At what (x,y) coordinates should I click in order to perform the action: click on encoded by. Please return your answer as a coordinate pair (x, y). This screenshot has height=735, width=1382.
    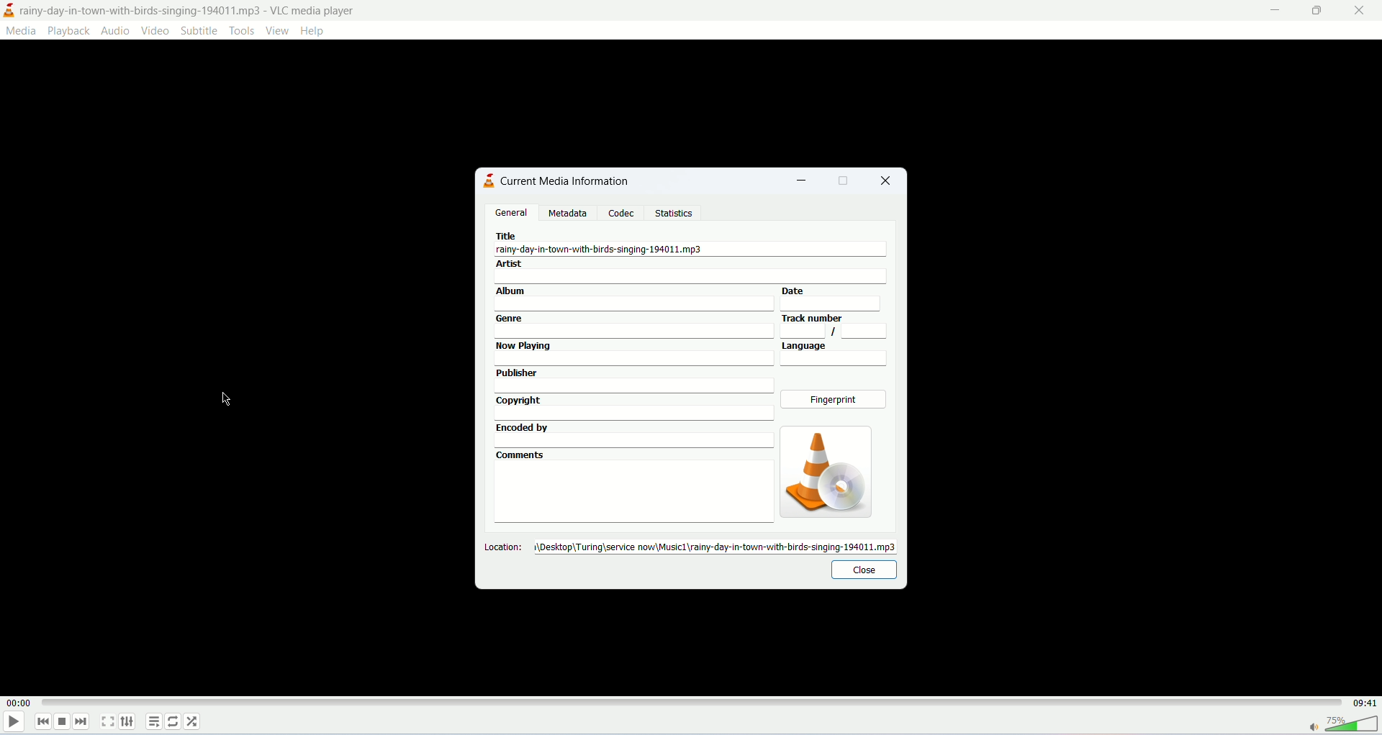
    Looking at the image, I should click on (636, 434).